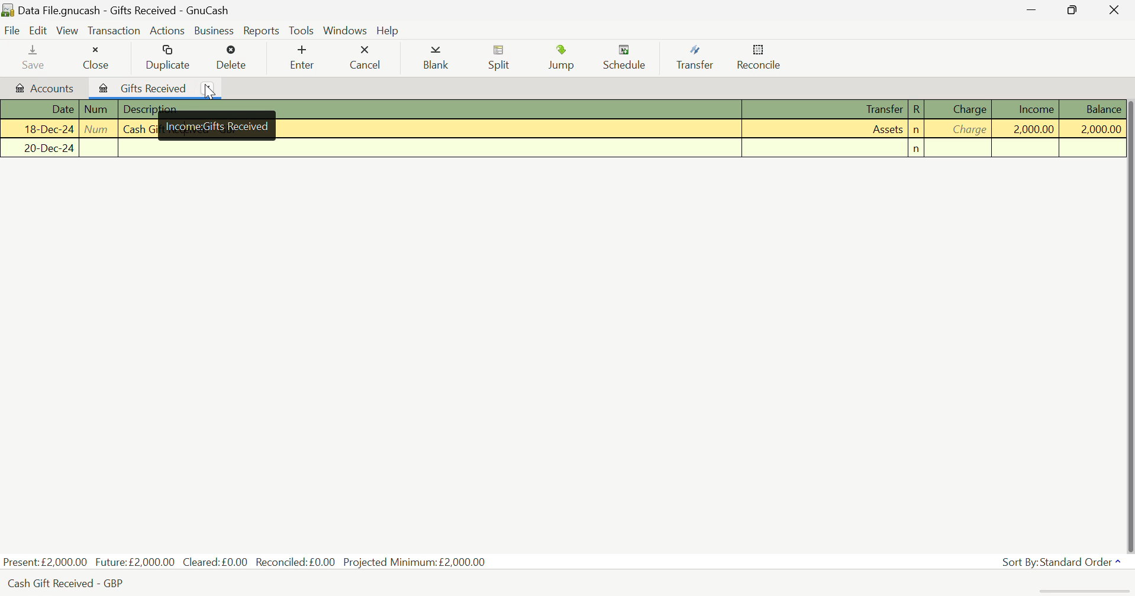  What do you see at coordinates (431, 110) in the screenshot?
I see `Description` at bounding box center [431, 110].